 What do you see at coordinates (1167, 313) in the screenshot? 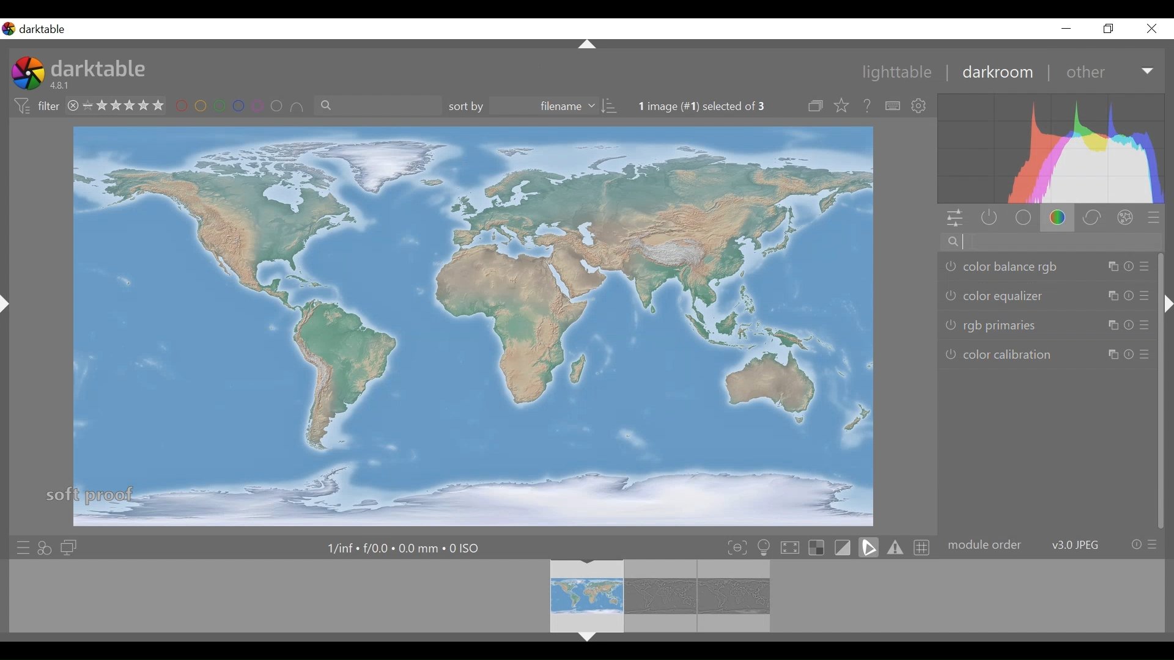
I see `` at bounding box center [1167, 313].